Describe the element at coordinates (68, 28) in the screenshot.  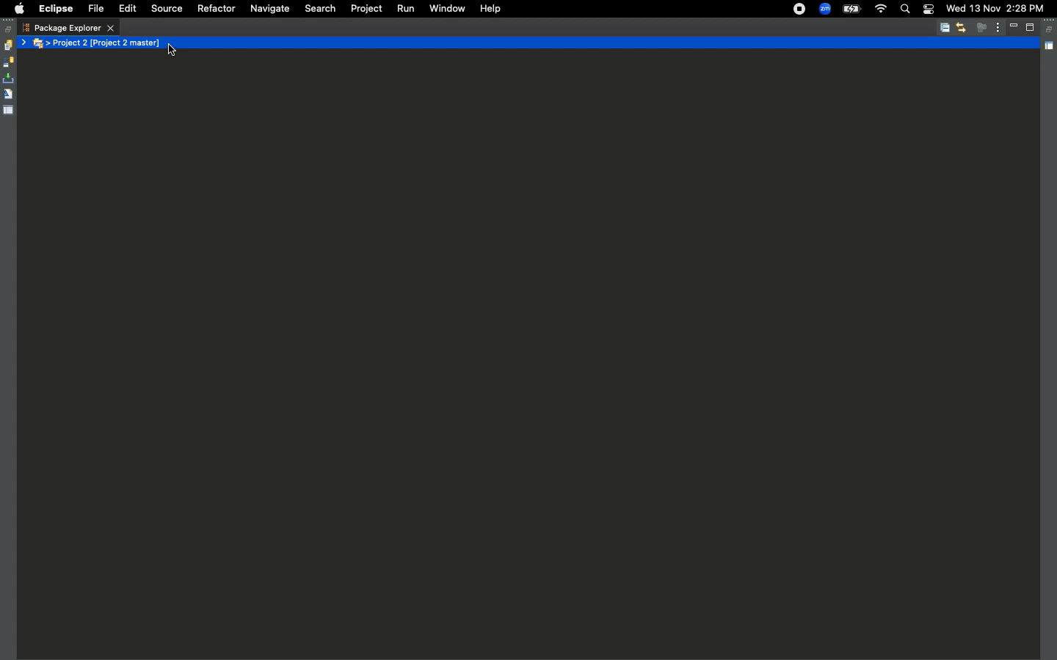
I see `Package explorer` at that location.